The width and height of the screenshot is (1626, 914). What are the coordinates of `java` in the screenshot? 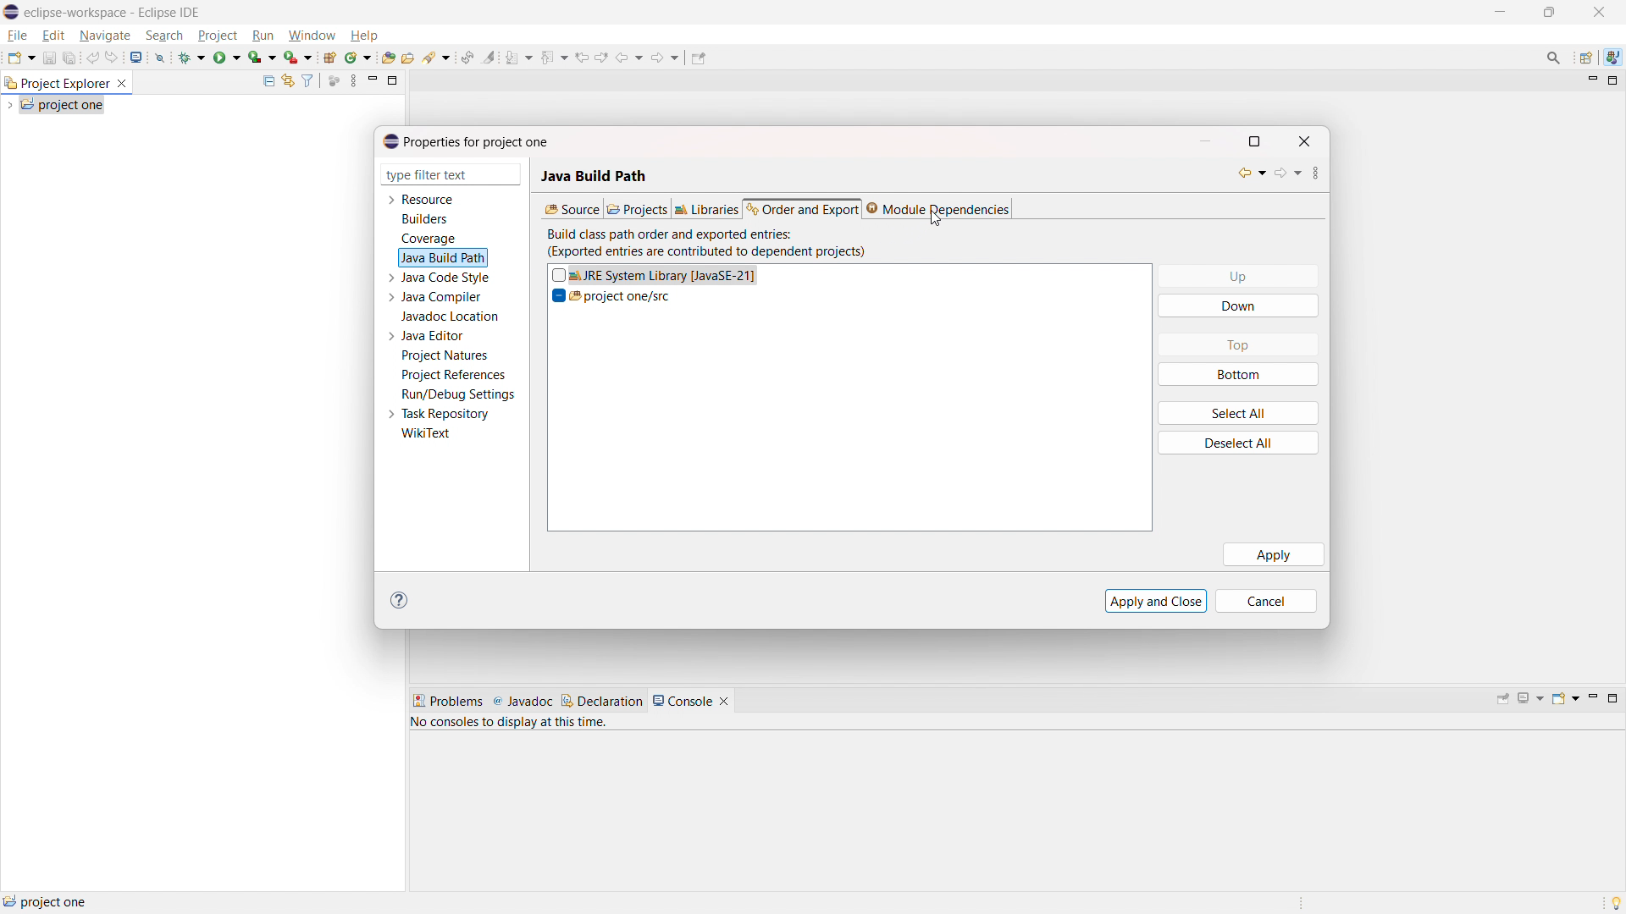 It's located at (1612, 58).